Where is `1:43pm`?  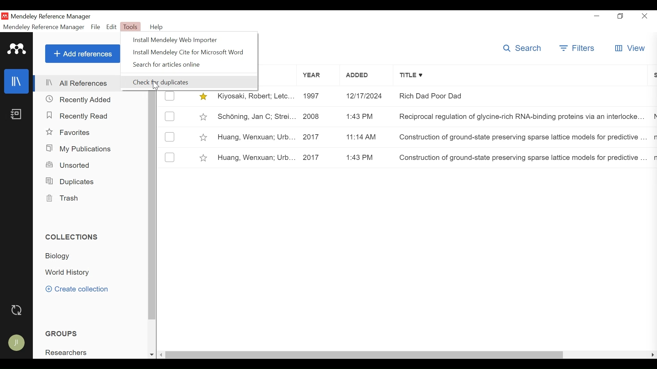
1:43pm is located at coordinates (364, 117).